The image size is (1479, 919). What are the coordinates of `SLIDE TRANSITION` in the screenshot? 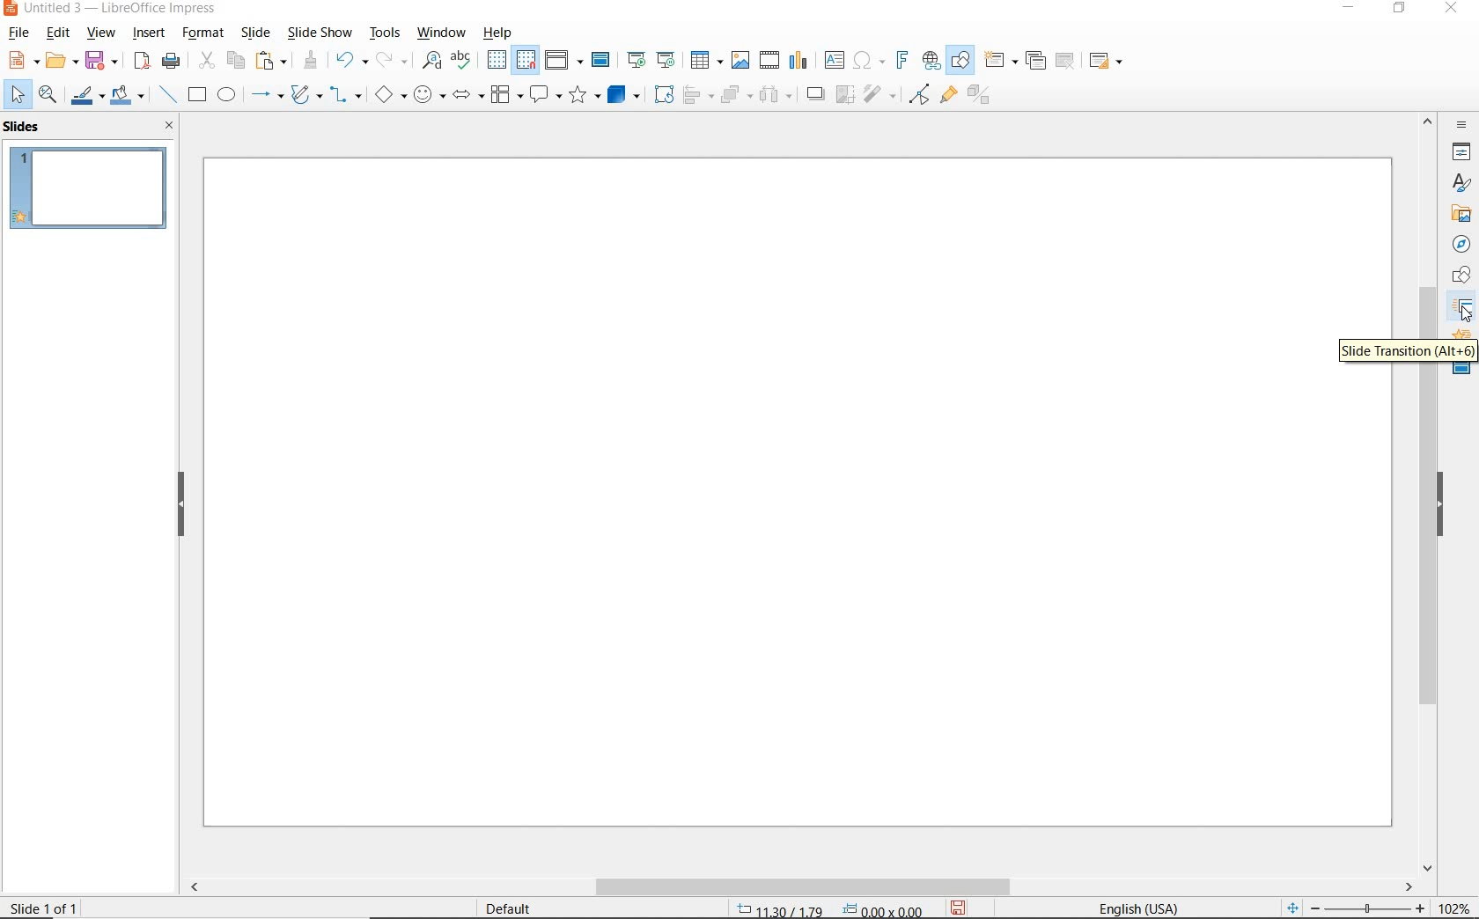 It's located at (1462, 309).